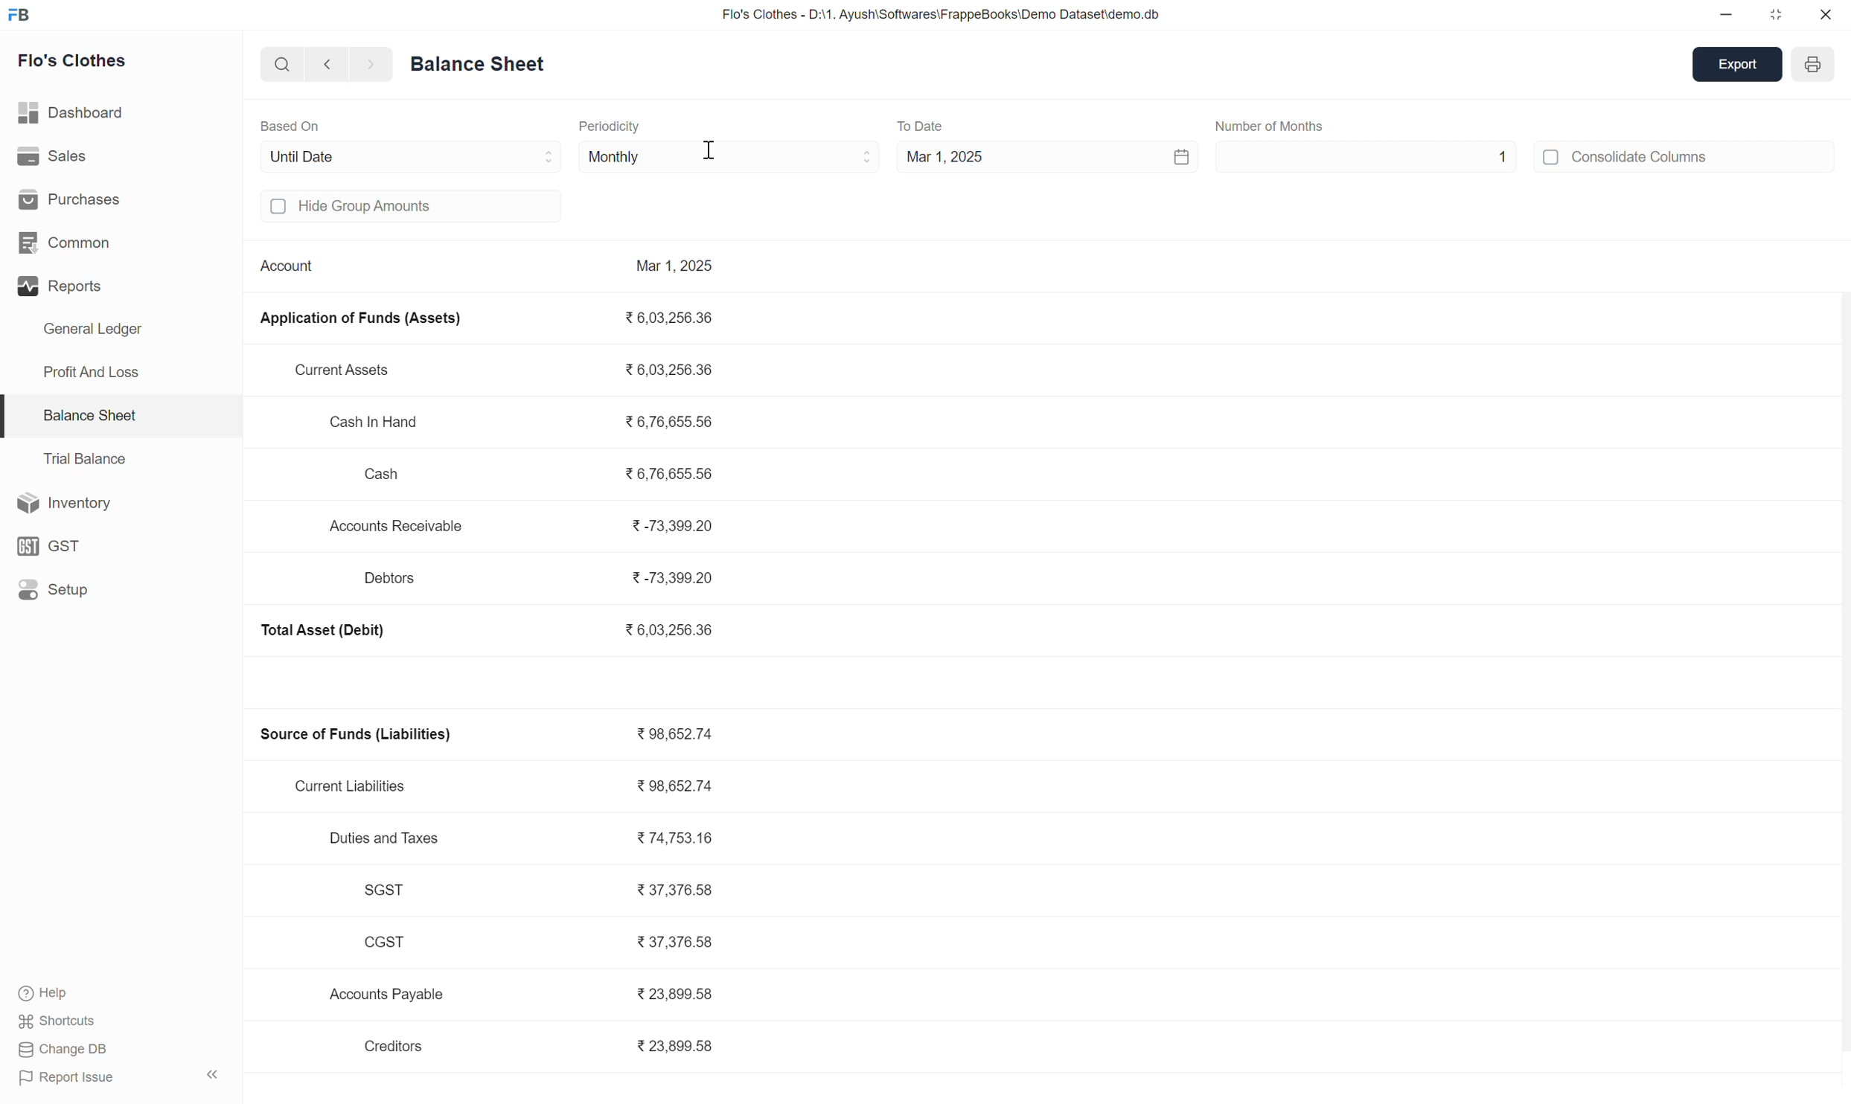 The image size is (1851, 1104). Describe the element at coordinates (1552, 159) in the screenshot. I see `off` at that location.